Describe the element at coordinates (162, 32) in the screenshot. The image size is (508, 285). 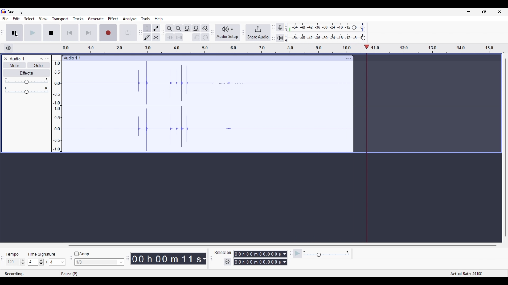
I see `toolbar` at that location.